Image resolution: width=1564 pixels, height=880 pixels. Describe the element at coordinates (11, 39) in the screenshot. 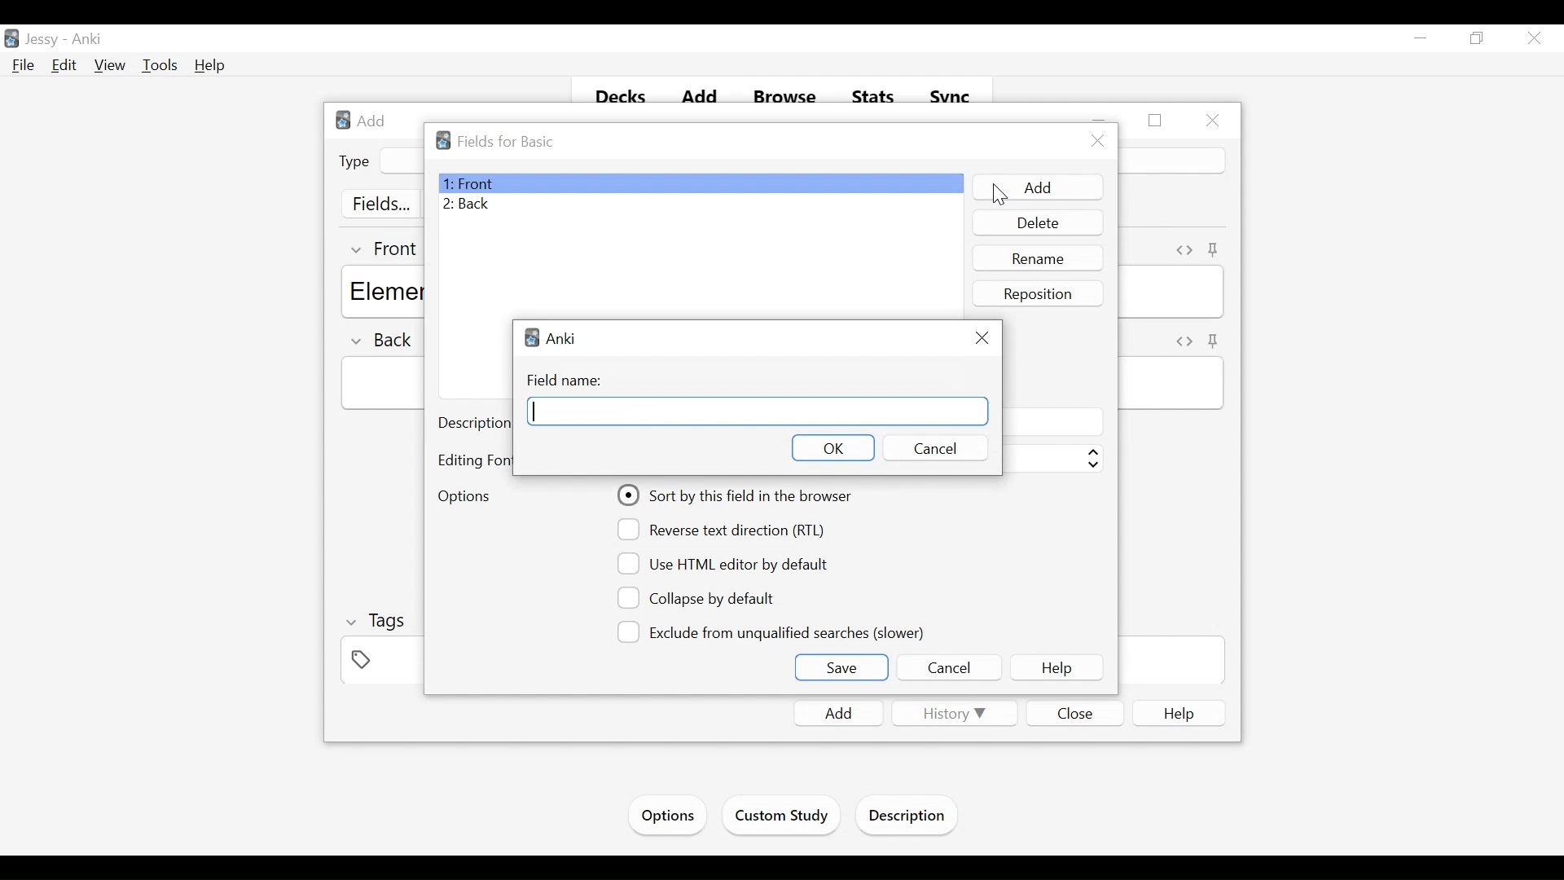

I see `Anki Desktop Icon` at that location.